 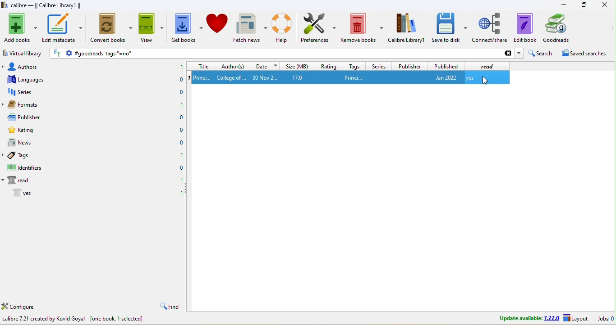 I want to click on 1, so click(x=180, y=154).